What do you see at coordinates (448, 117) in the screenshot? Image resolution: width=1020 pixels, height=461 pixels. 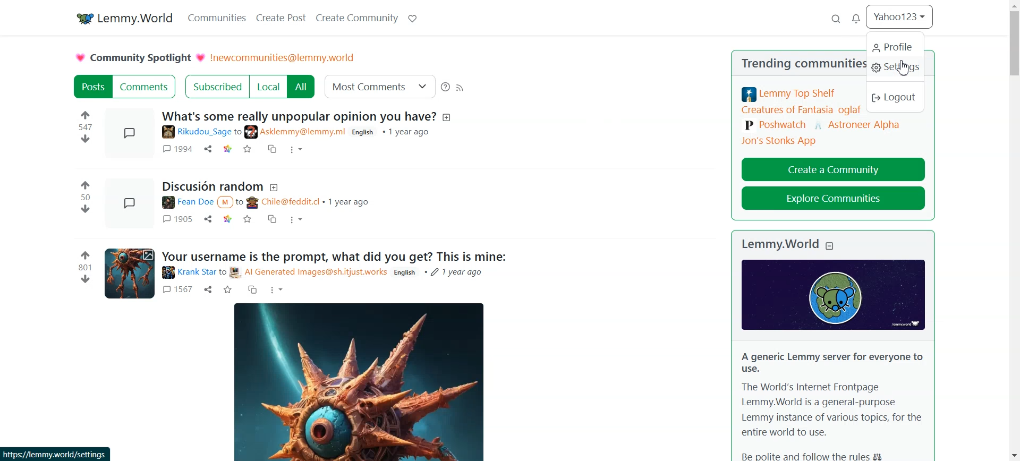 I see `description` at bounding box center [448, 117].